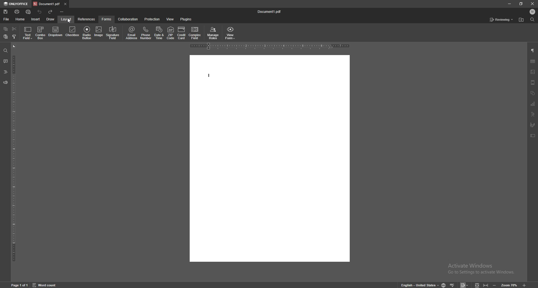 The width and height of the screenshot is (538, 288). Describe the element at coordinates (269, 11) in the screenshot. I see `file name` at that location.